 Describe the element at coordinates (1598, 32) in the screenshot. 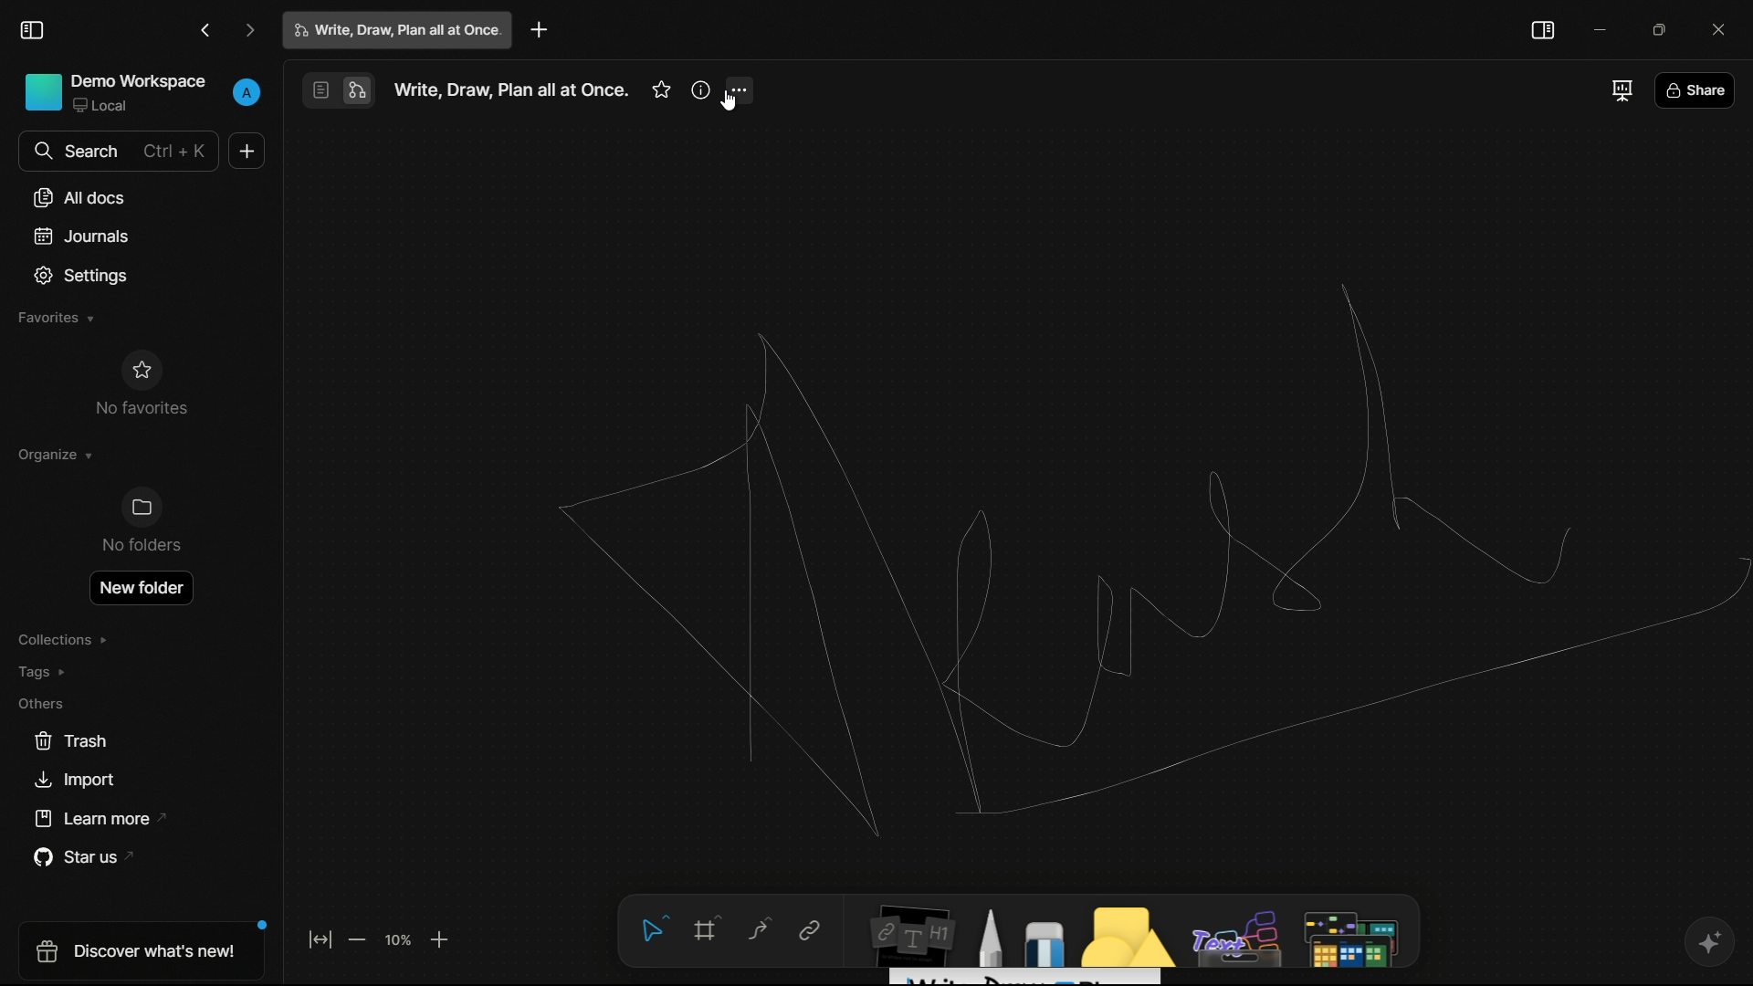

I see `minimize` at that location.